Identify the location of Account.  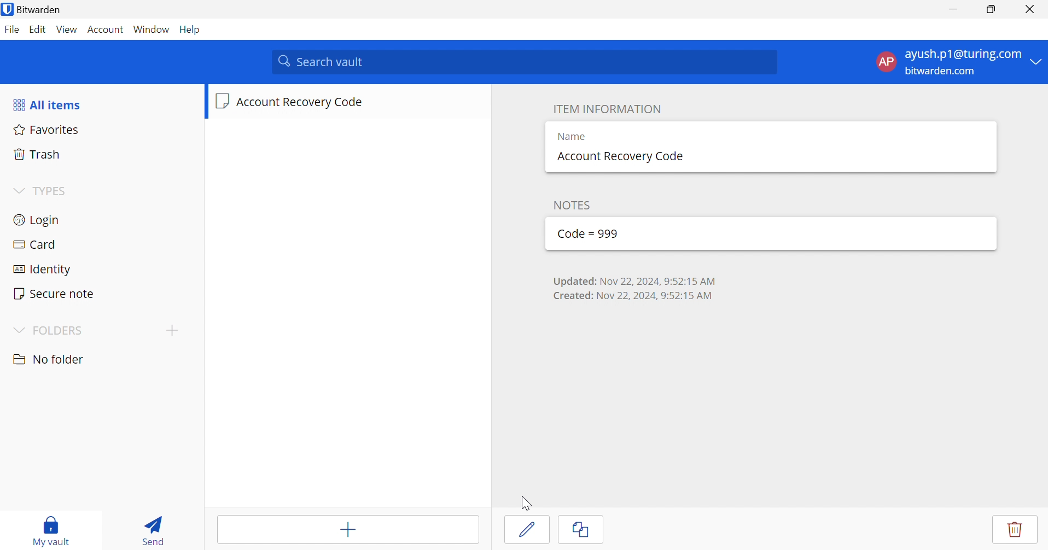
(106, 30).